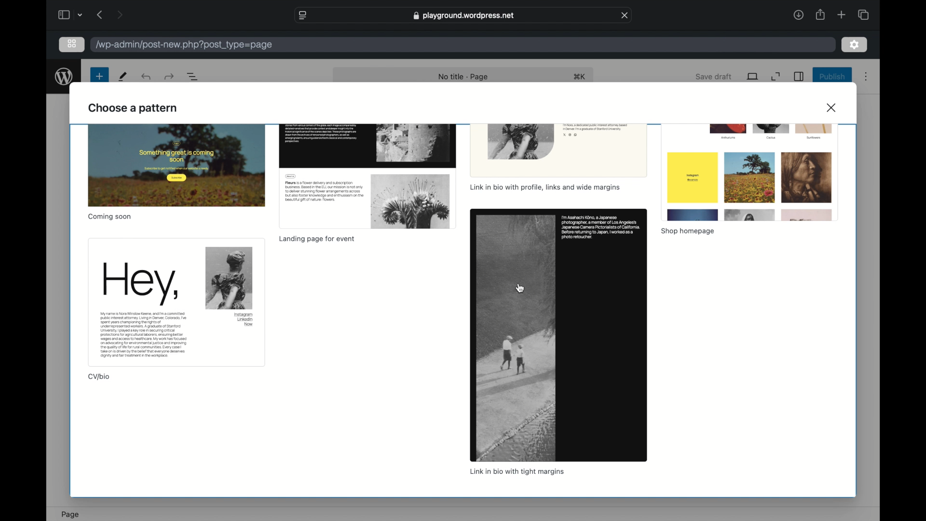 Image resolution: width=926 pixels, height=521 pixels. I want to click on downloads, so click(799, 14).